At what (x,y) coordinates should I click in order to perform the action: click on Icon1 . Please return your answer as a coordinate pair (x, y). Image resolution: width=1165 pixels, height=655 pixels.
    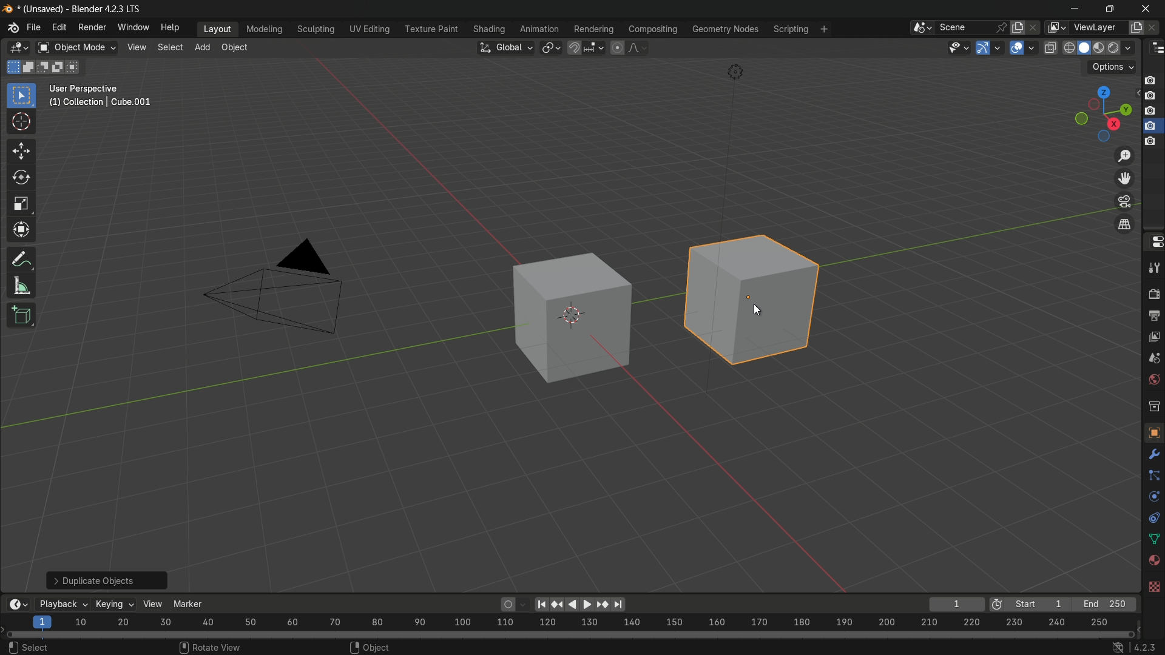
    Looking at the image, I should click on (1151, 79).